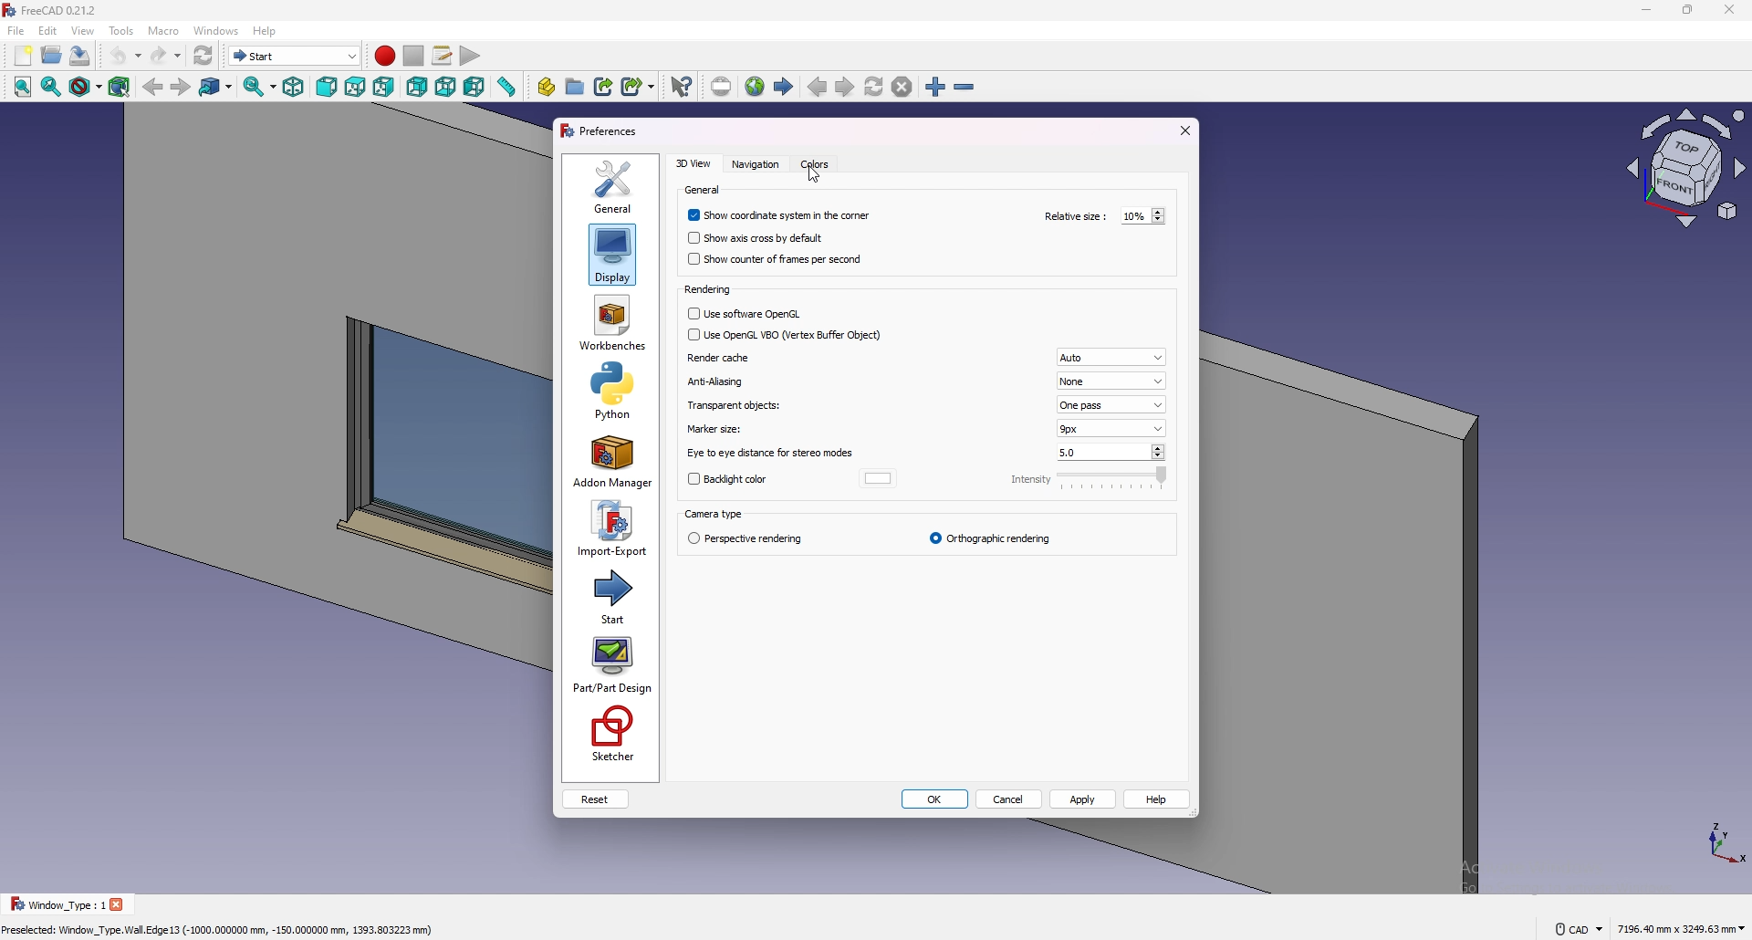 This screenshot has height=940, width=1752. I want to click on exit, so click(1185, 129).